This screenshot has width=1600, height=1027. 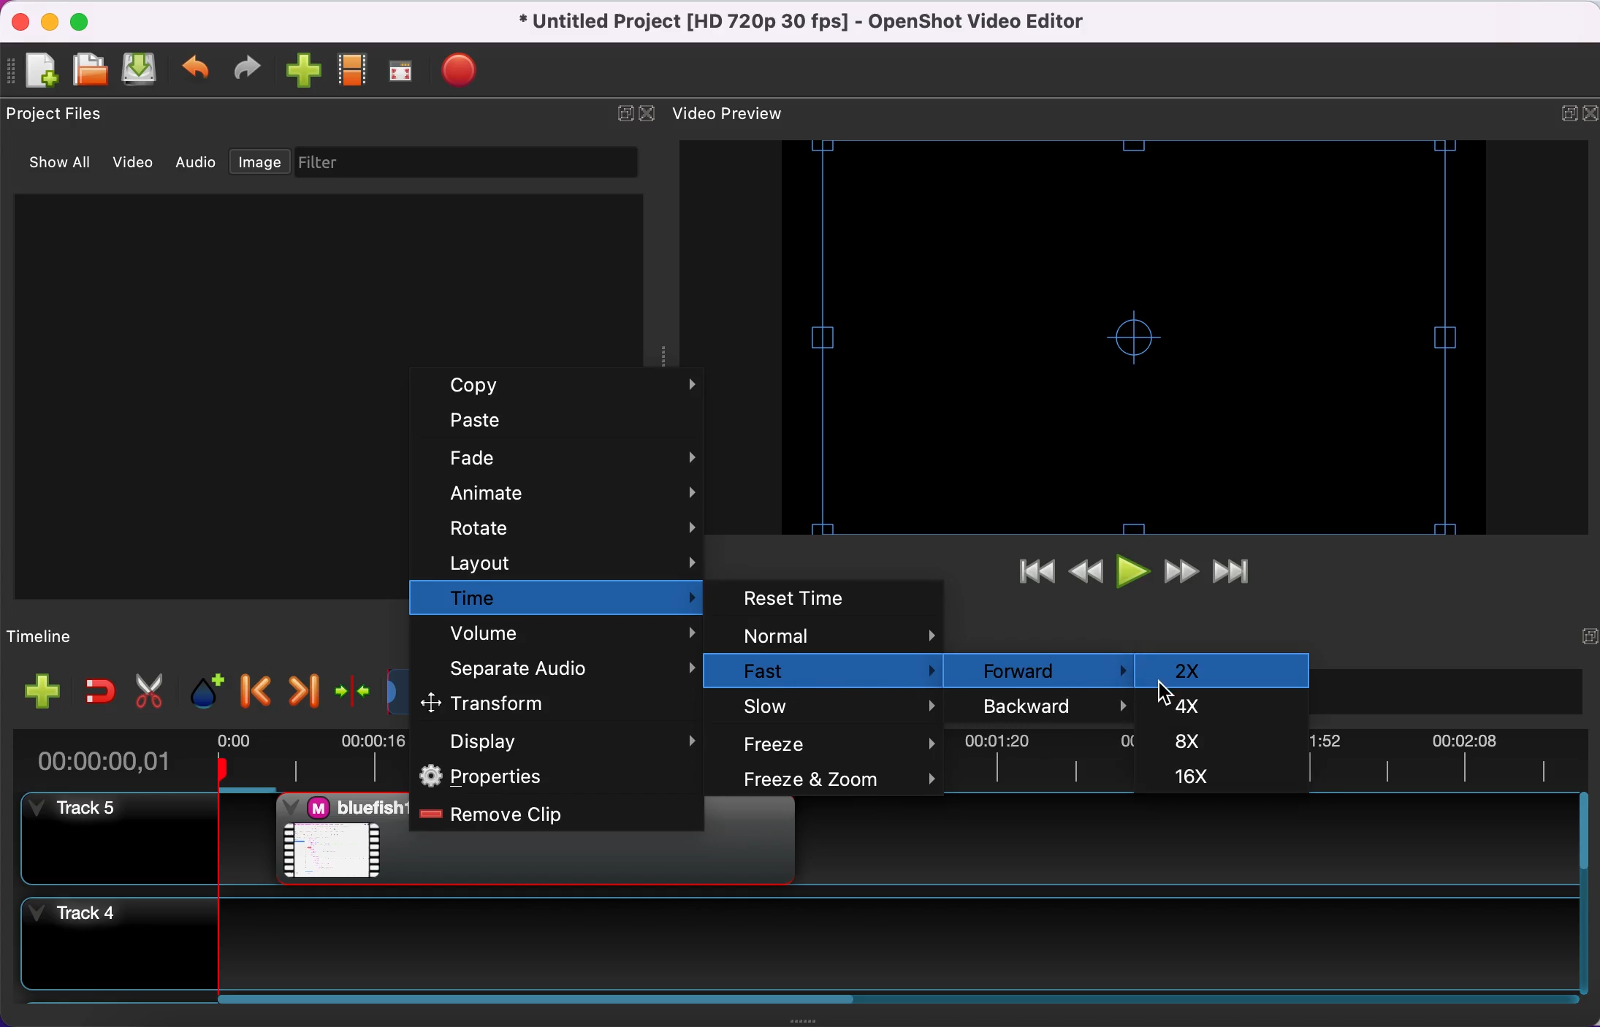 What do you see at coordinates (253, 72) in the screenshot?
I see `redo` at bounding box center [253, 72].